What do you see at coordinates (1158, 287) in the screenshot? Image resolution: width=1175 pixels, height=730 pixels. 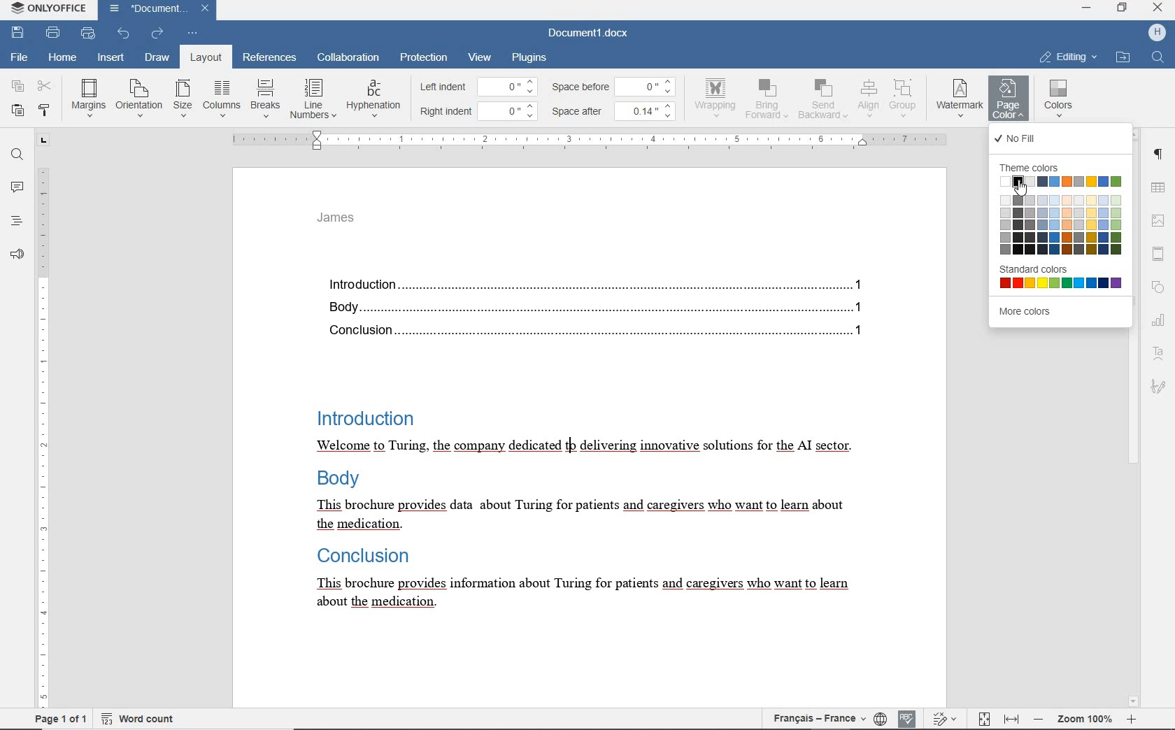 I see `shape` at bounding box center [1158, 287].